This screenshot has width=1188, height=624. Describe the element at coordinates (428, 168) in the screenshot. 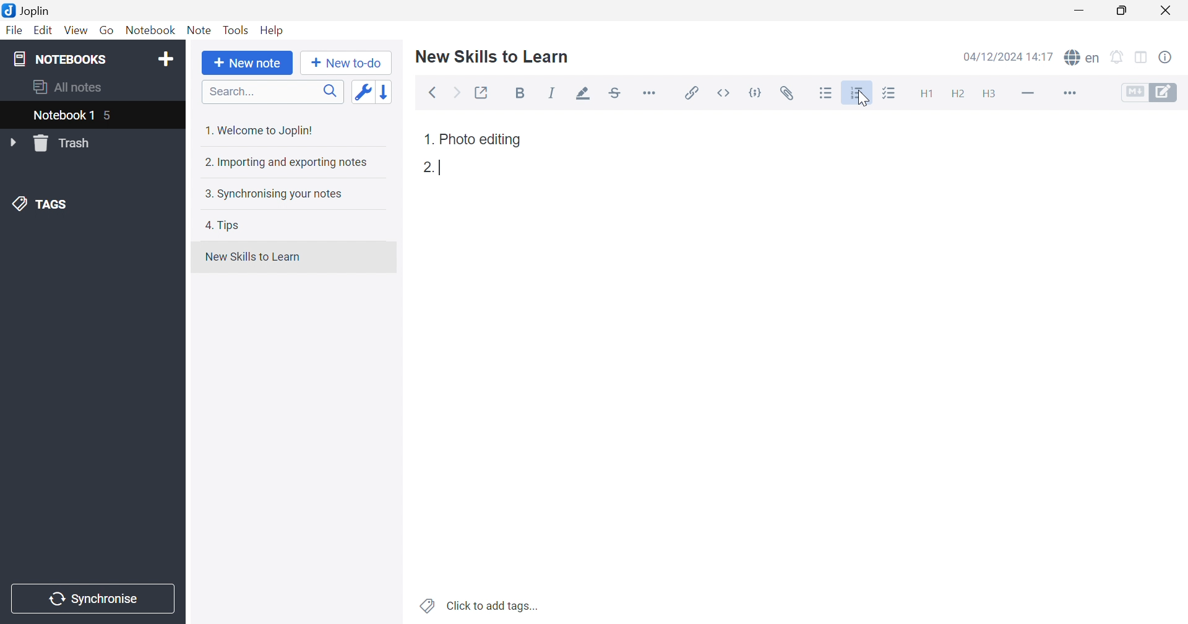

I see `2.` at that location.